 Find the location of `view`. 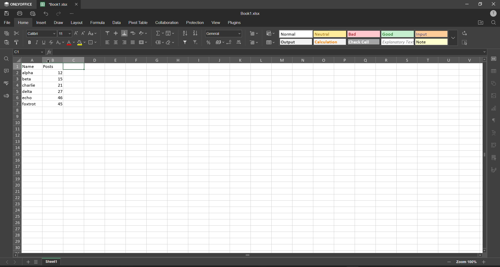

view is located at coordinates (216, 22).